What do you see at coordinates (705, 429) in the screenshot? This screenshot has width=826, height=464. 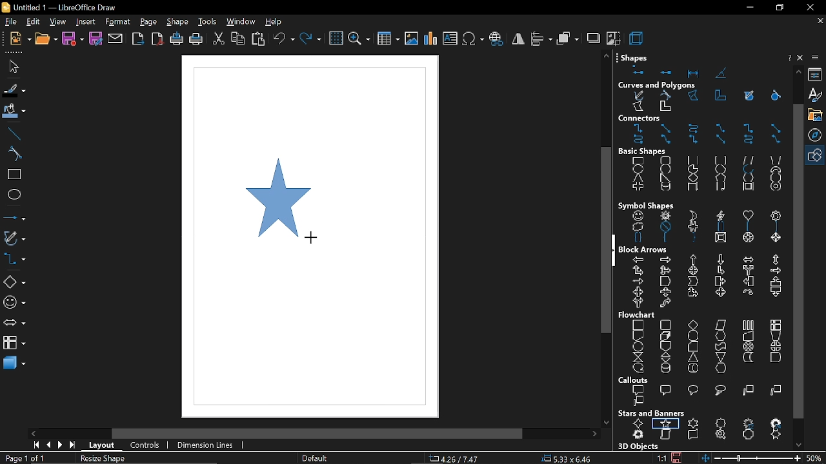 I see `stars and banners` at bounding box center [705, 429].